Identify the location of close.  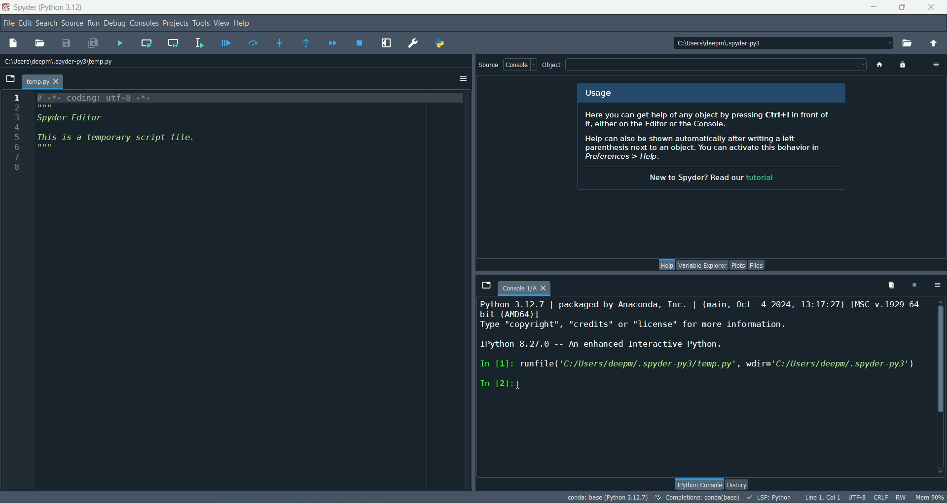
(931, 7).